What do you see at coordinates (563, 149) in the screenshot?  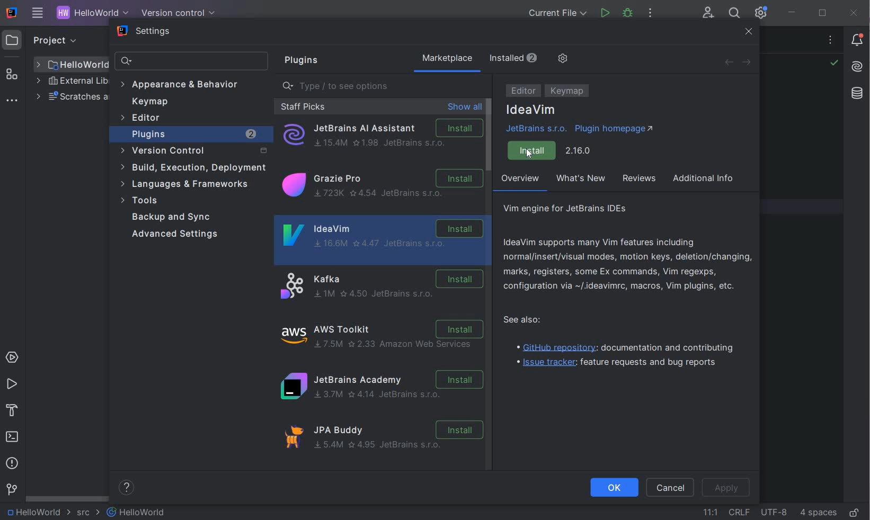 I see `Install` at bounding box center [563, 149].